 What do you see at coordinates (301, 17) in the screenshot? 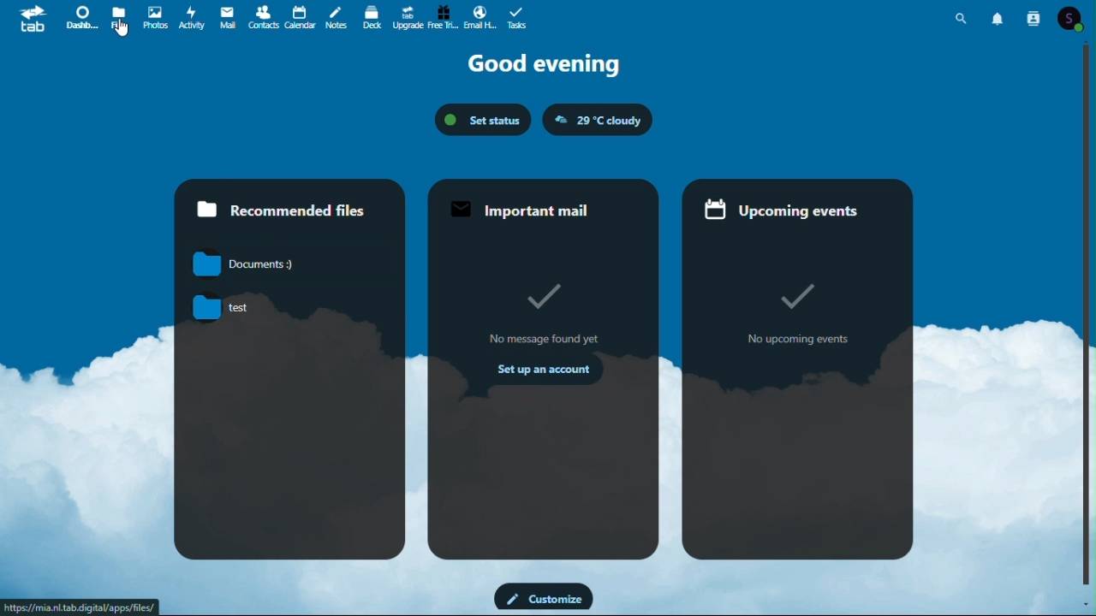
I see `calendar` at bounding box center [301, 17].